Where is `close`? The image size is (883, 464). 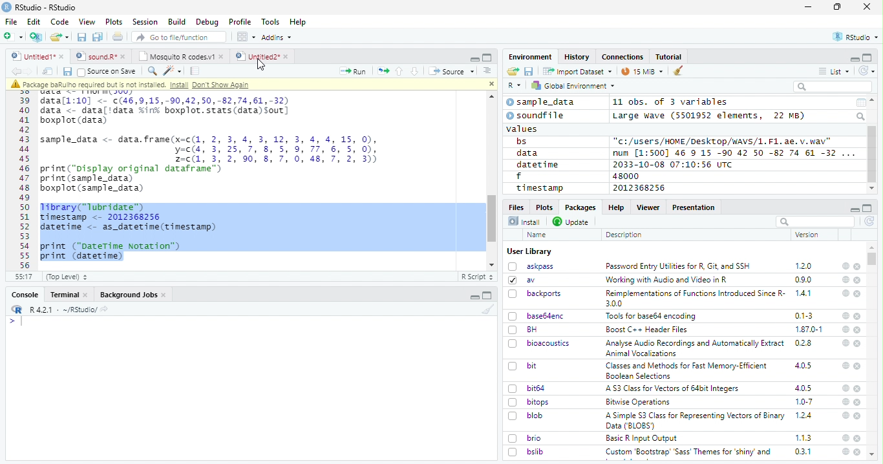 close is located at coordinates (858, 280).